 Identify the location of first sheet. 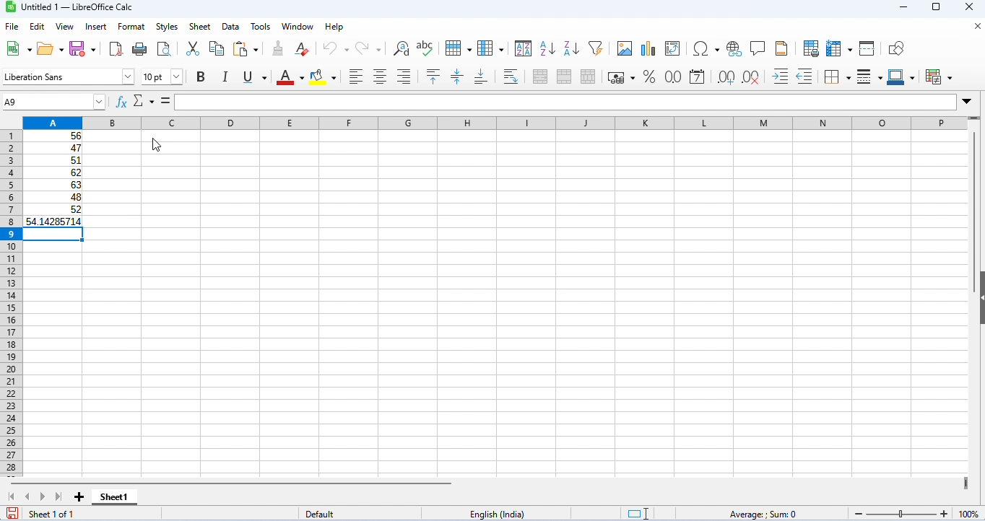
(14, 496).